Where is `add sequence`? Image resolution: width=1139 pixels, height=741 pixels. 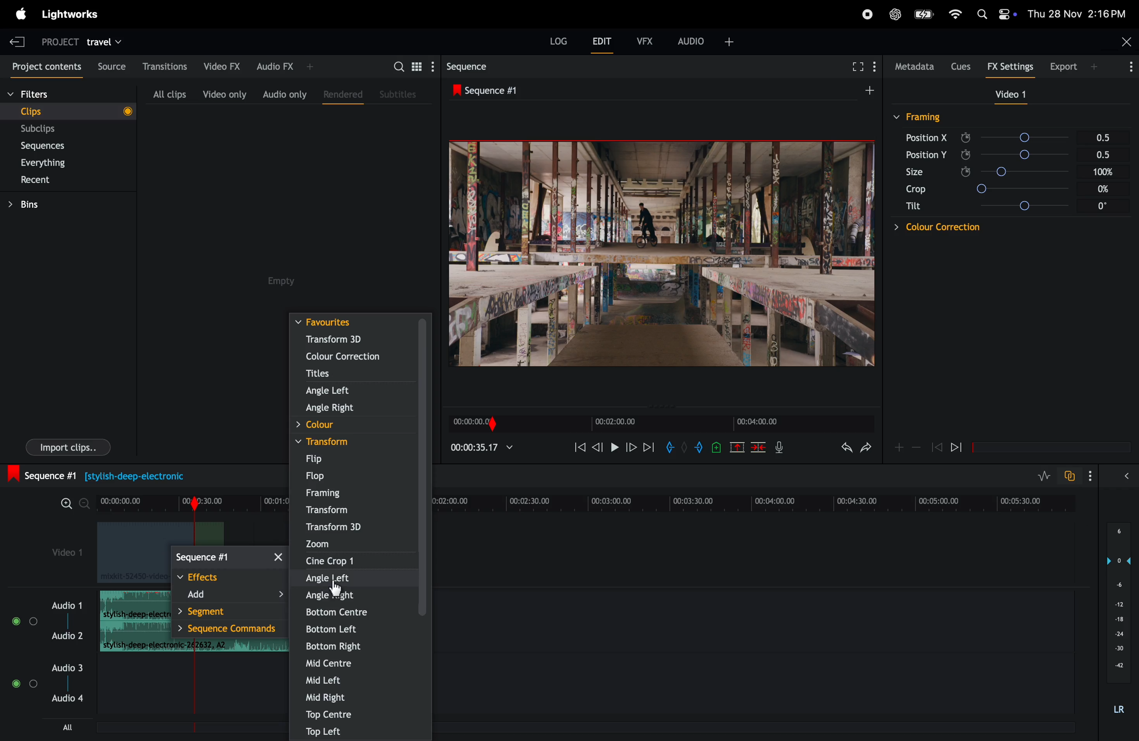 add sequence is located at coordinates (868, 89).